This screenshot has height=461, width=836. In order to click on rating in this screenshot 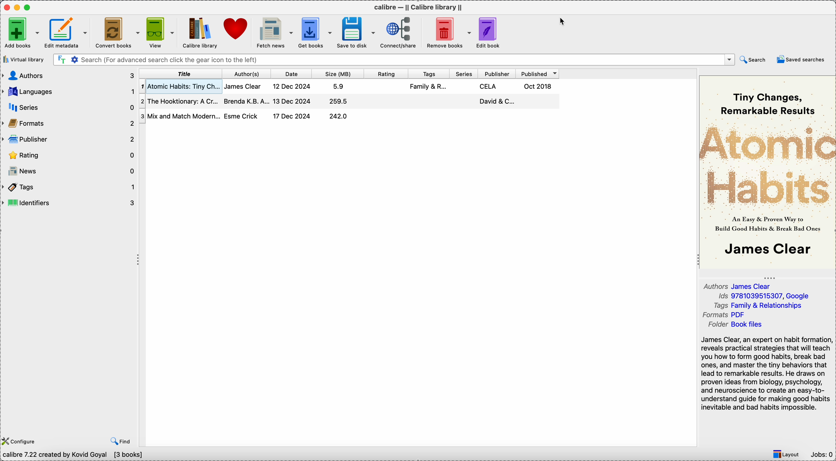, I will do `click(68, 154)`.